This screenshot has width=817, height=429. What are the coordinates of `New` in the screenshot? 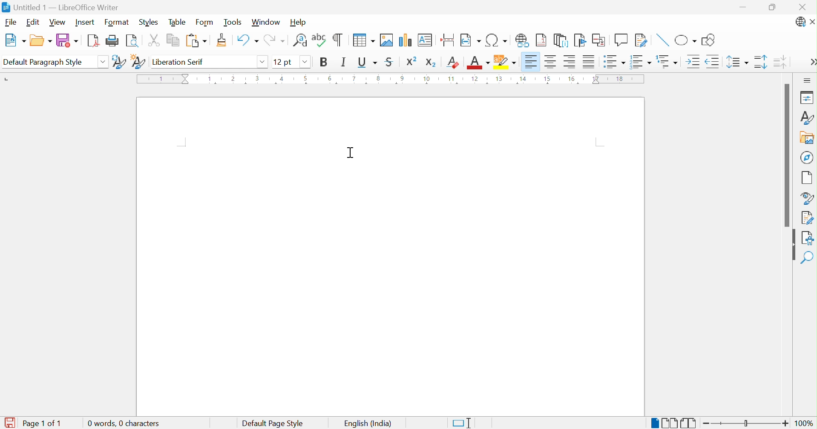 It's located at (14, 40).